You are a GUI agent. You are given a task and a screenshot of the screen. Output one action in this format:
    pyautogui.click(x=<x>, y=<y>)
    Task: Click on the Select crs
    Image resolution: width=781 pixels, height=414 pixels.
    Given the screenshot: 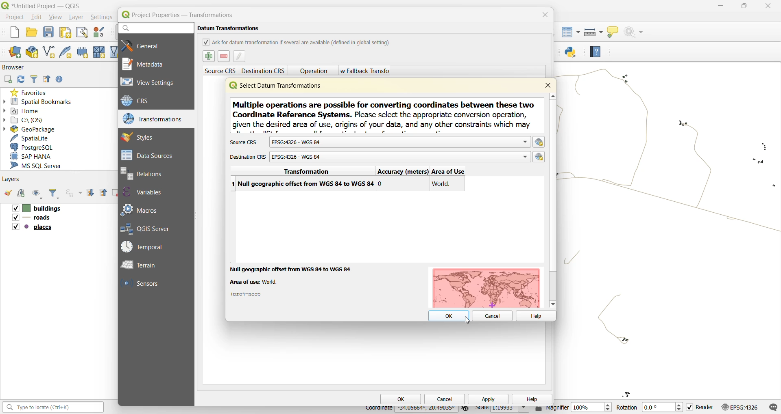 What is the action you would take?
    pyautogui.click(x=539, y=156)
    